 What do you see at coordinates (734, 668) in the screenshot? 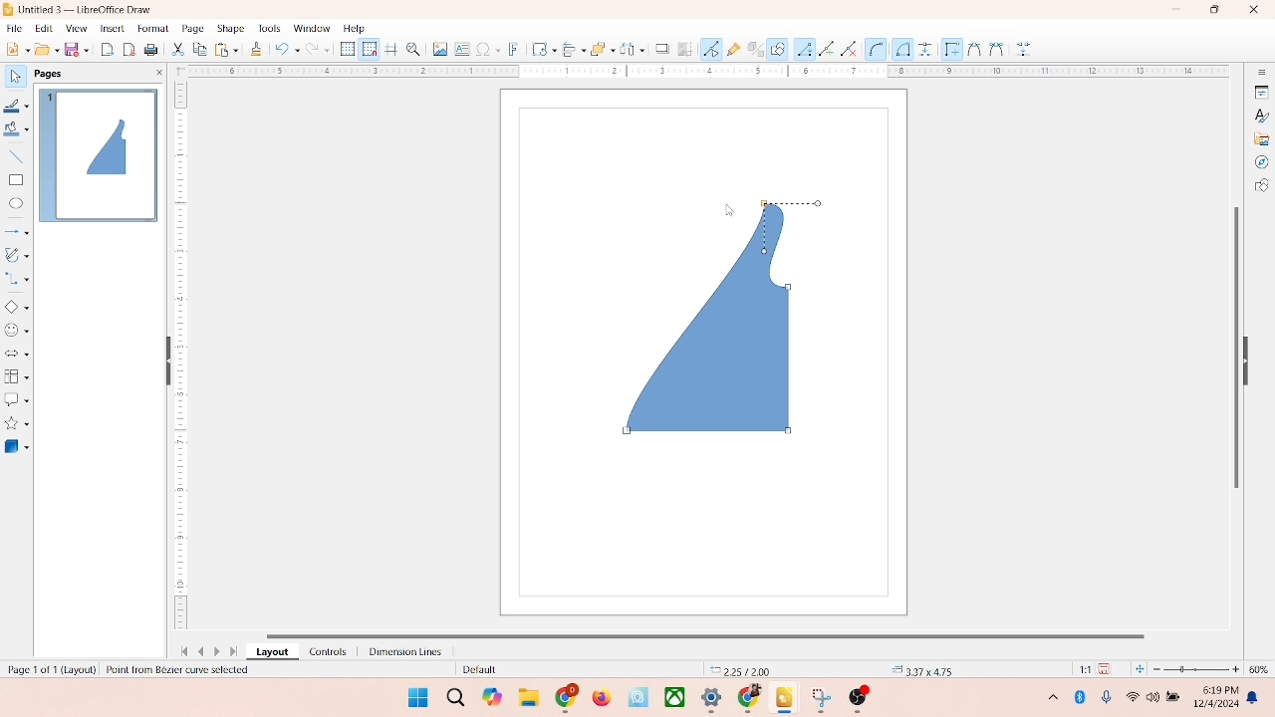
I see `coordinates` at bounding box center [734, 668].